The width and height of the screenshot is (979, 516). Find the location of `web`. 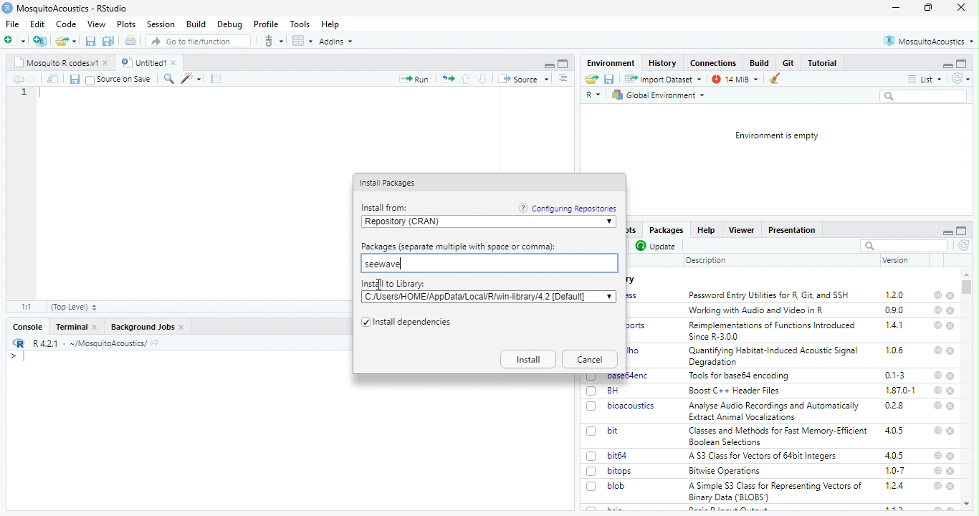

web is located at coordinates (939, 350).